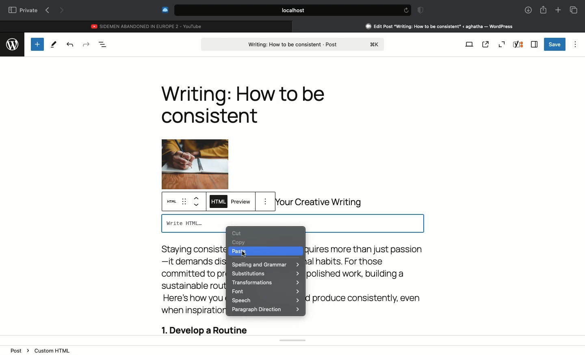 The height and width of the screenshot is (355, 585). I want to click on Share, so click(543, 9).